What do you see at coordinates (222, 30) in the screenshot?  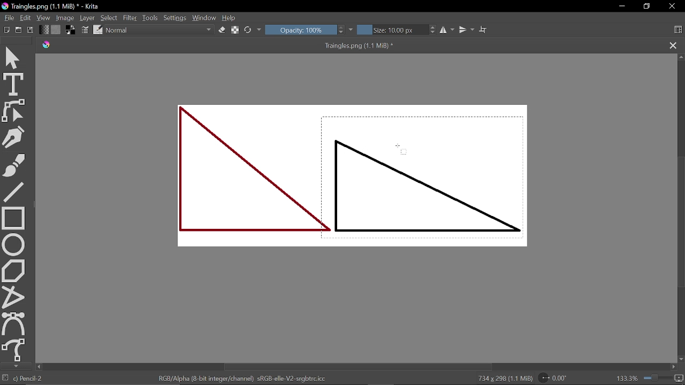 I see `Eraser` at bounding box center [222, 30].